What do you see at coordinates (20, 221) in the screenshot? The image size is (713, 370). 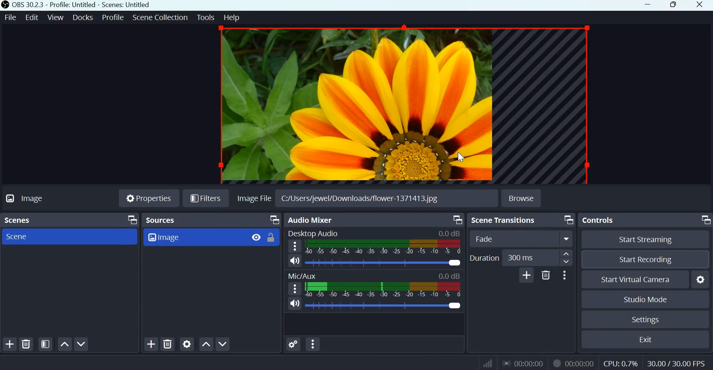 I see `Scenes` at bounding box center [20, 221].